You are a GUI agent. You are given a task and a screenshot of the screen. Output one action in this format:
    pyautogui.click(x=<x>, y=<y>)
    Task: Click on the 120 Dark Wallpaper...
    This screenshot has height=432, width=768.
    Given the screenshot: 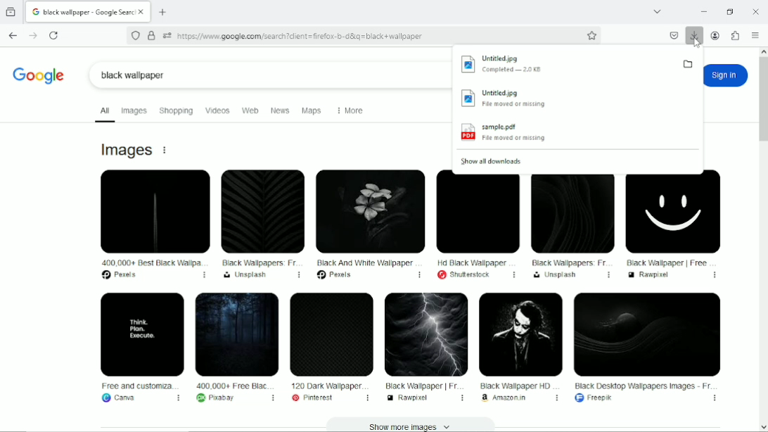 What is the action you would take?
    pyautogui.click(x=331, y=348)
    